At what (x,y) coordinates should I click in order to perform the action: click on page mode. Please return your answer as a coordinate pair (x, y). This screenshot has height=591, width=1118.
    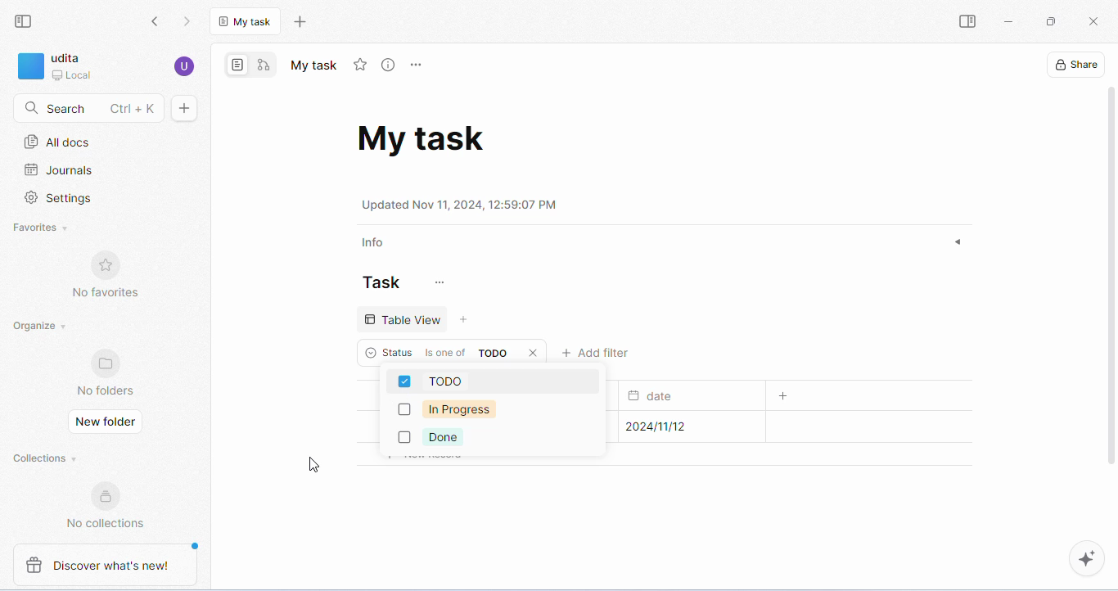
    Looking at the image, I should click on (238, 64).